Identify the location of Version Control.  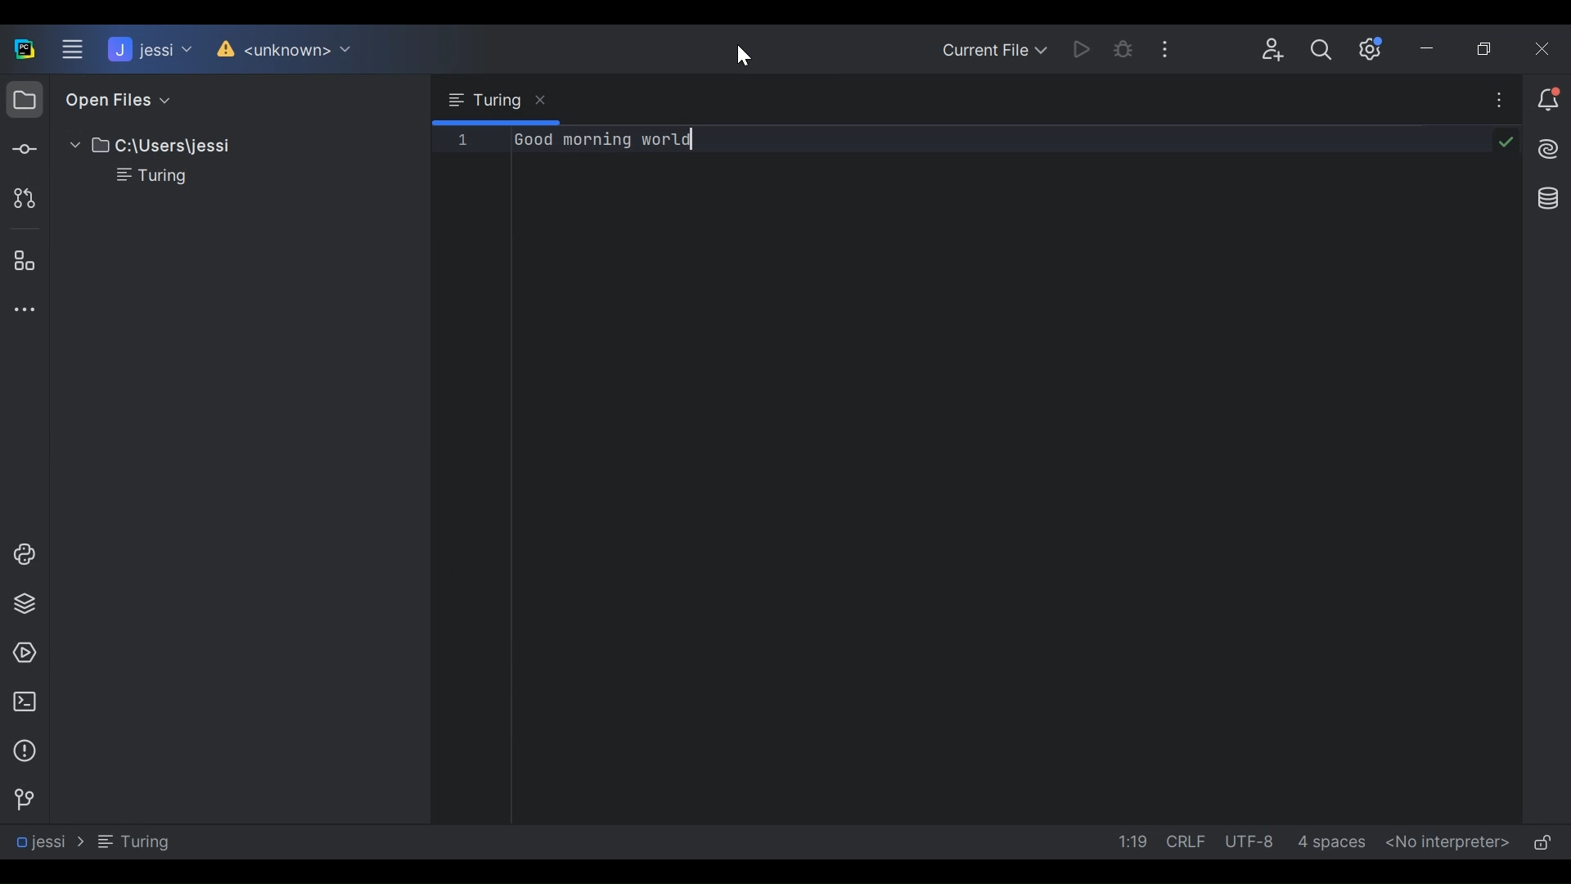
(20, 800).